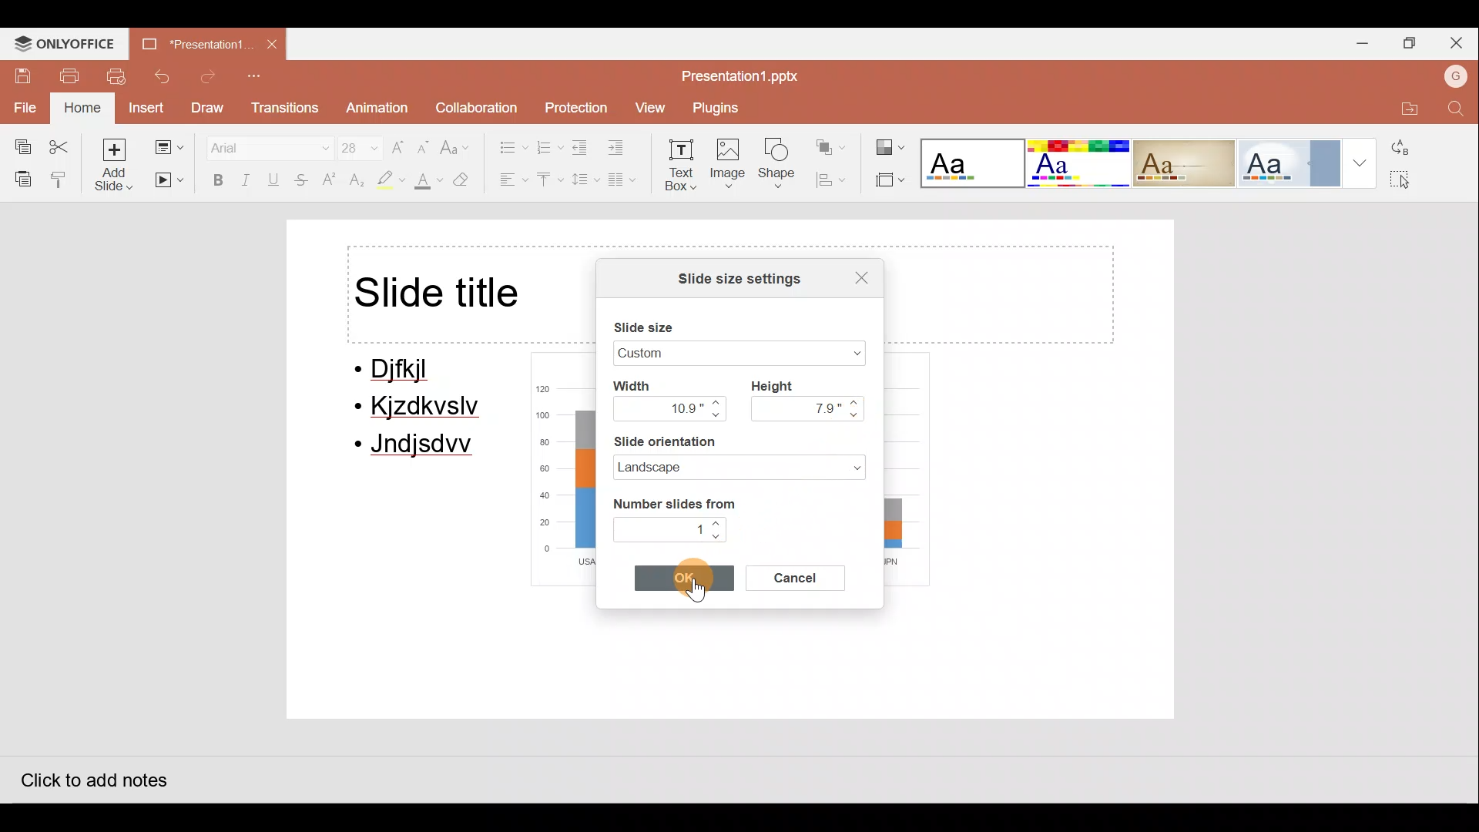 The height and width of the screenshot is (832, 1479). I want to click on Insert, so click(145, 107).